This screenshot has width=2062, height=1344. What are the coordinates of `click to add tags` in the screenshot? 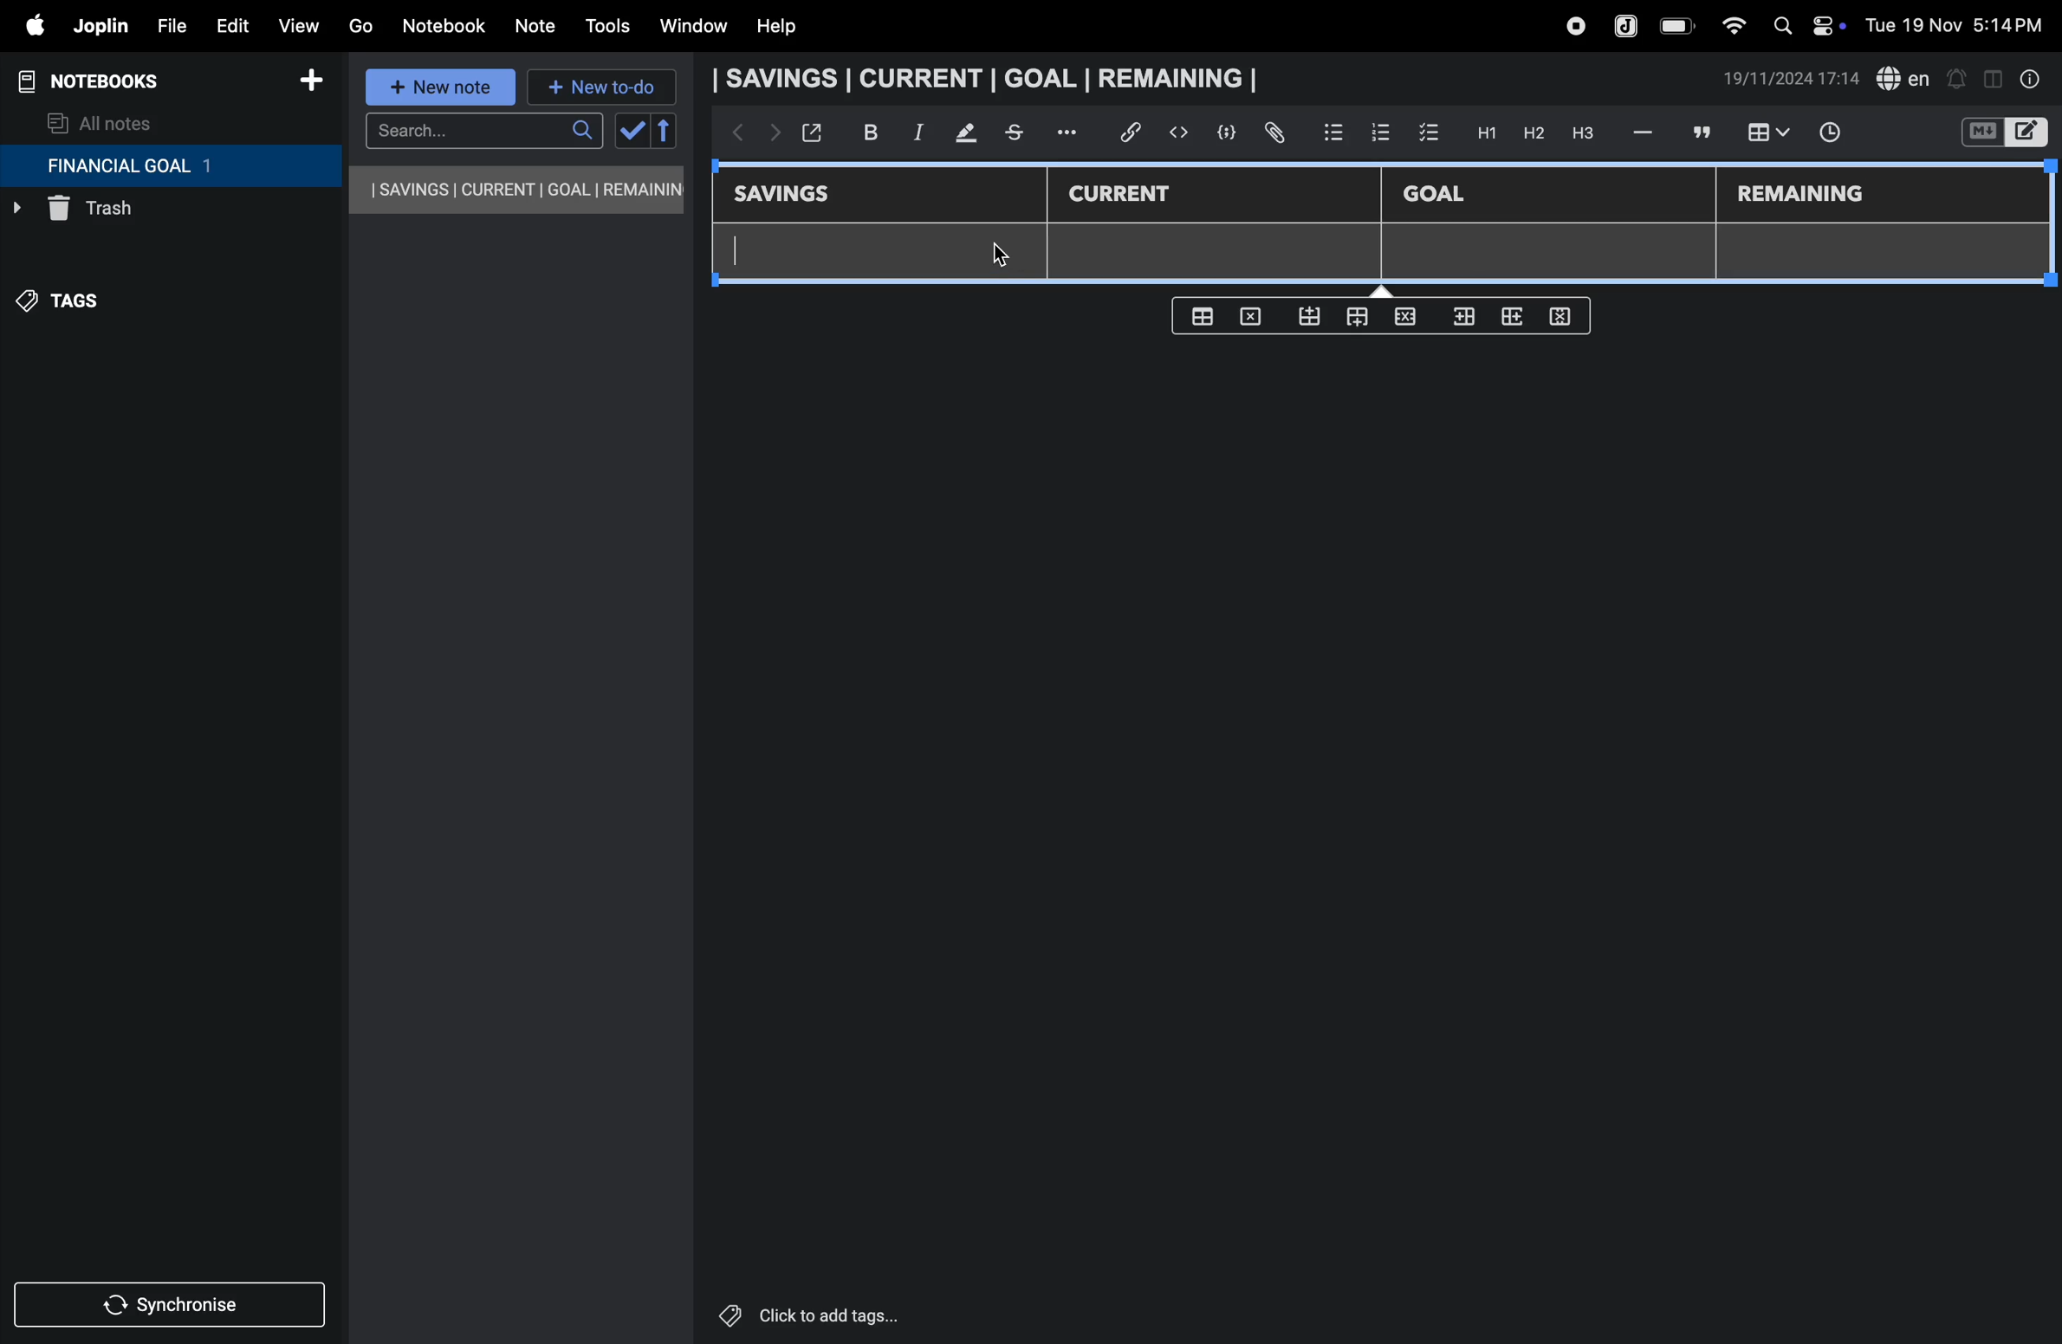 It's located at (853, 1314).